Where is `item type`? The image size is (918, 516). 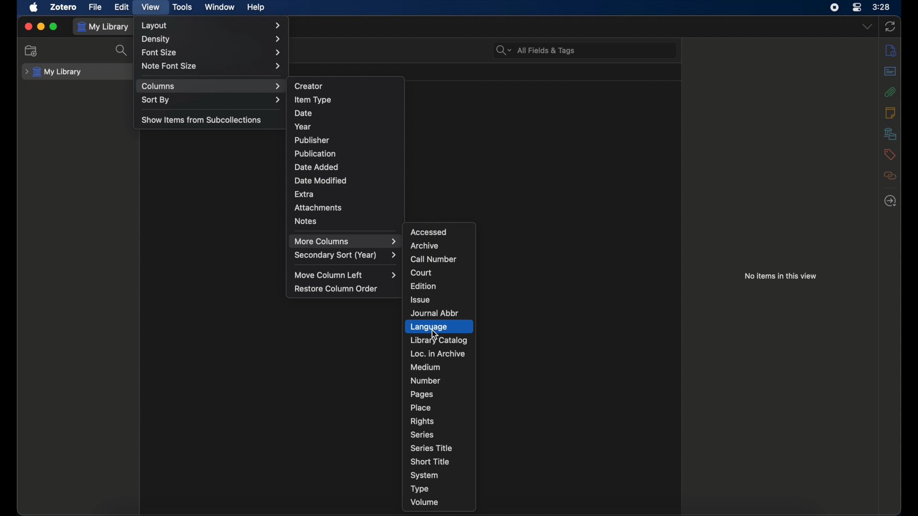 item type is located at coordinates (313, 100).